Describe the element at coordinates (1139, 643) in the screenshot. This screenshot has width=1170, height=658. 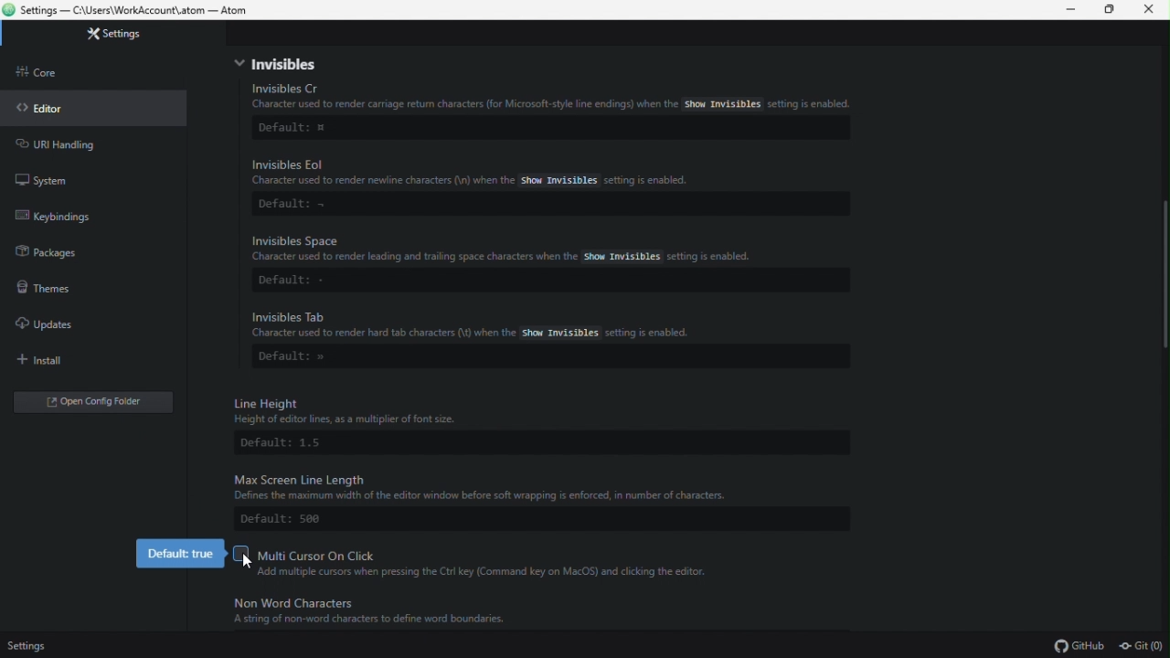
I see `git` at that location.